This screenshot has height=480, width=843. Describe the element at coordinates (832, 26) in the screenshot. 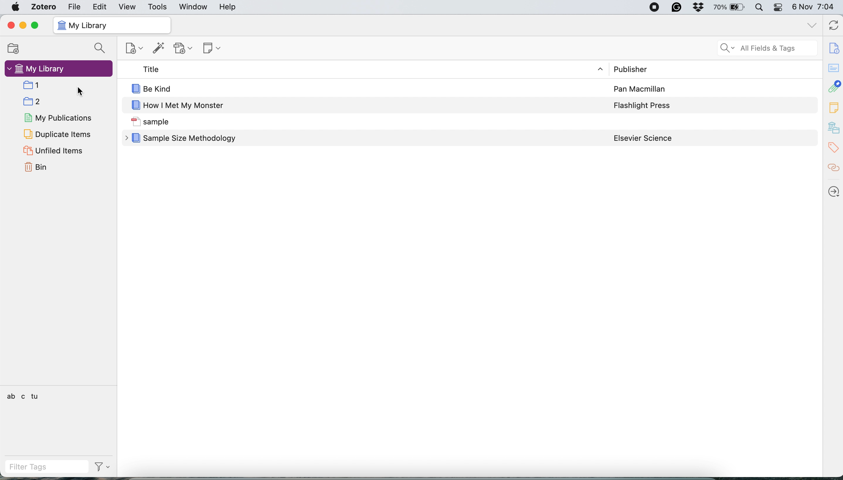

I see `refresh` at that location.